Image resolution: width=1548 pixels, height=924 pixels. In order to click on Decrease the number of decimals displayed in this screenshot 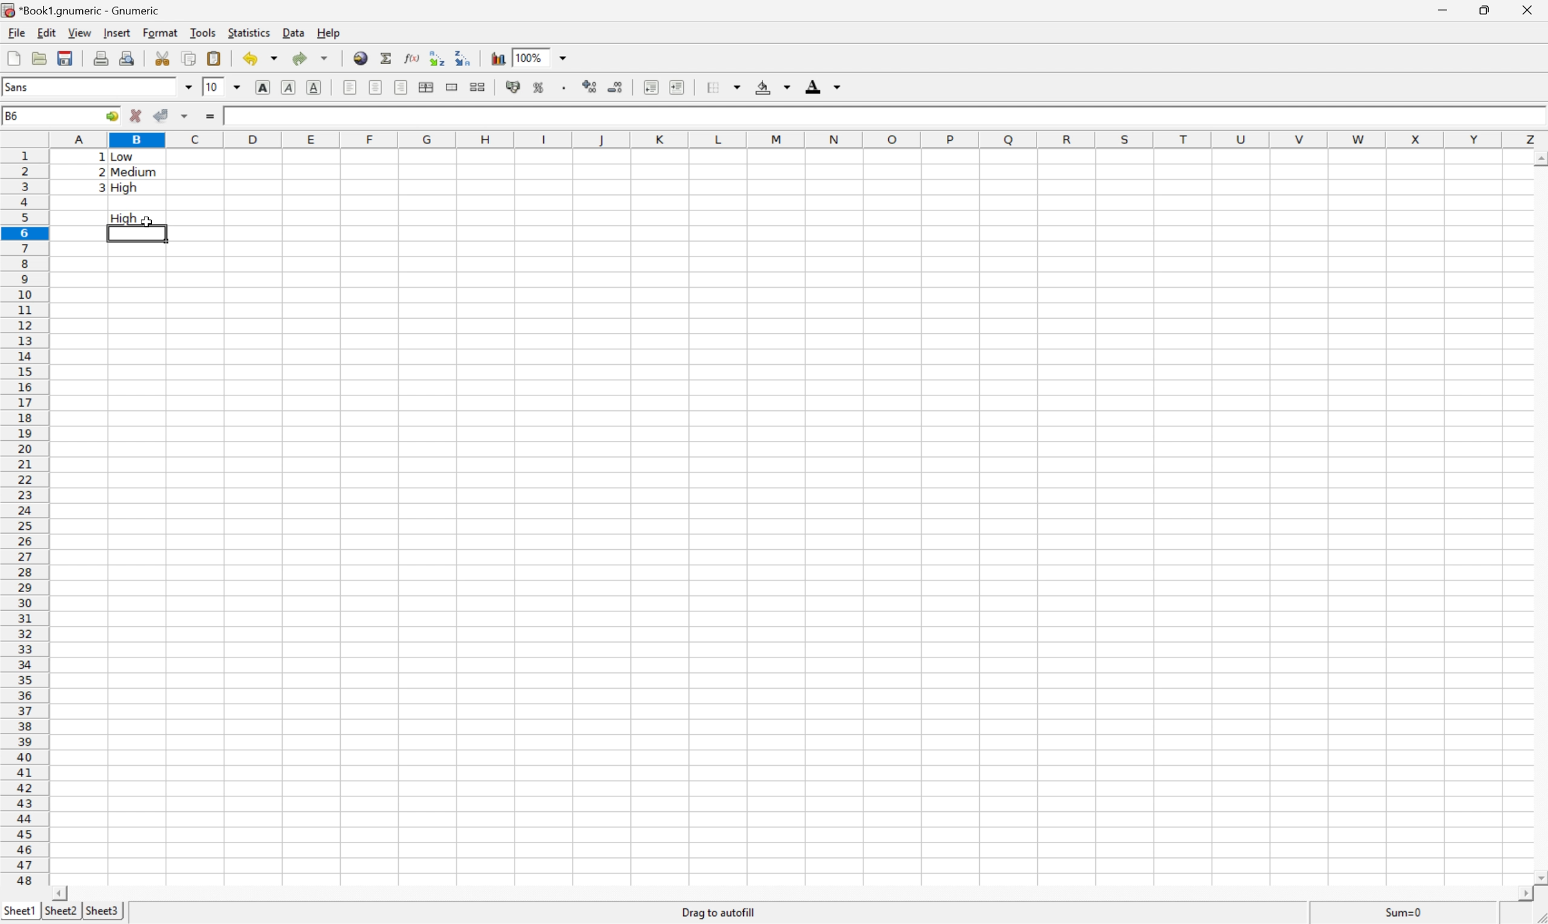, I will do `click(615, 87)`.